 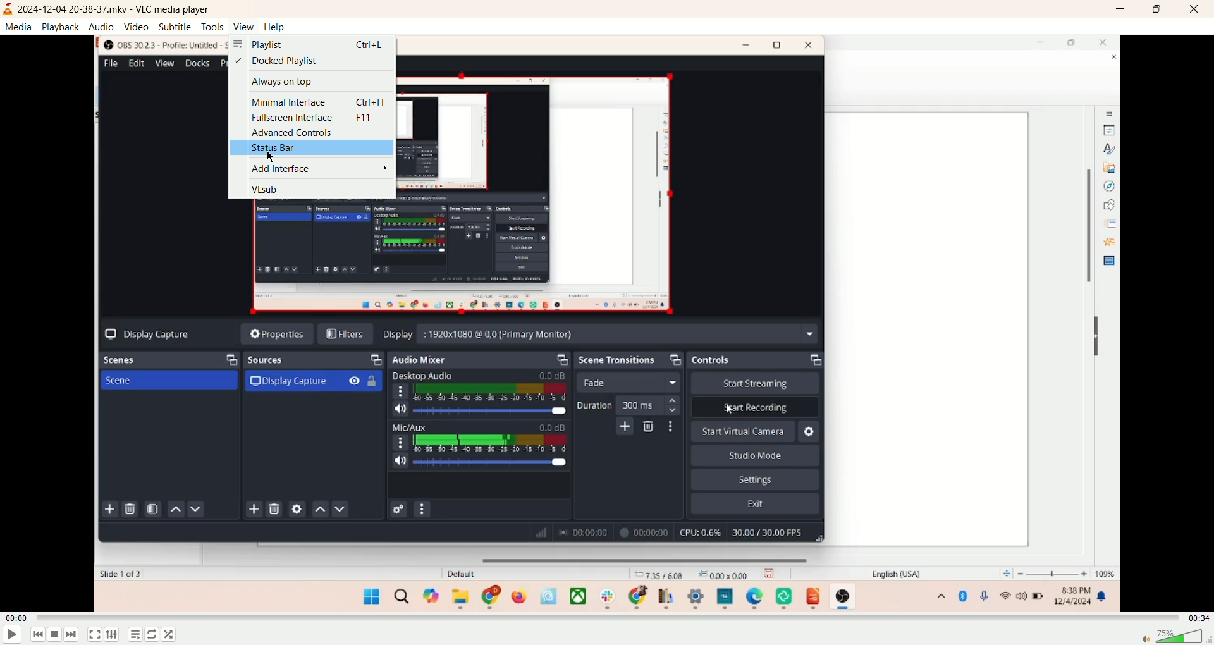 I want to click on audio, so click(x=103, y=26).